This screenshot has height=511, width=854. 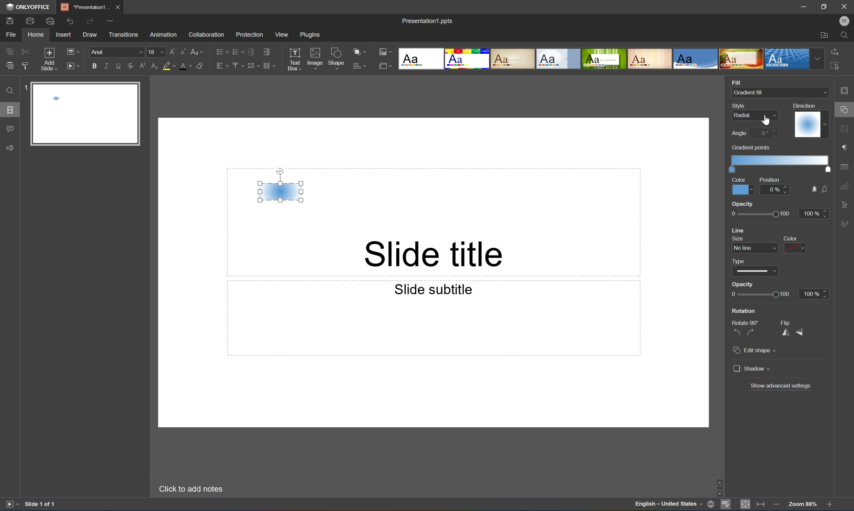 I want to click on Position, so click(x=769, y=180).